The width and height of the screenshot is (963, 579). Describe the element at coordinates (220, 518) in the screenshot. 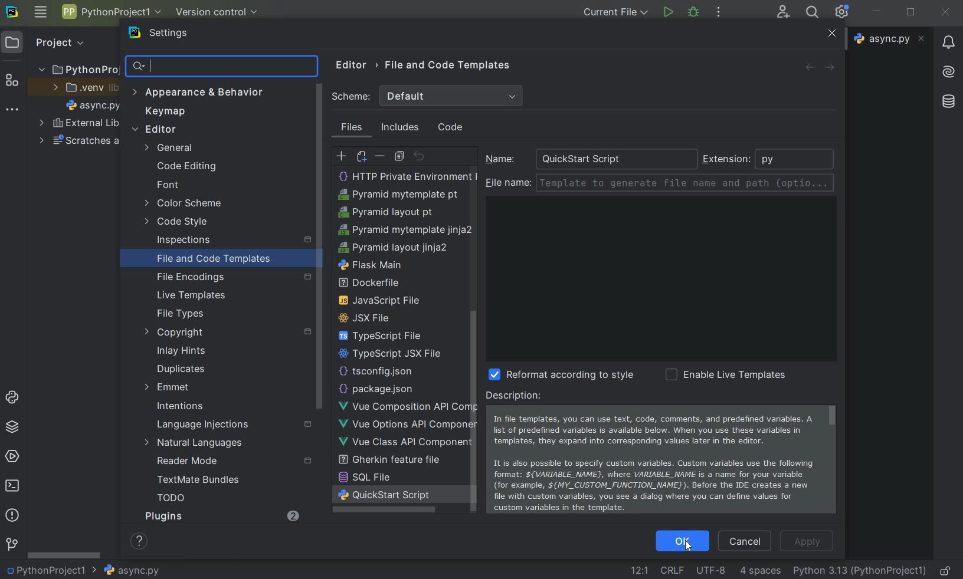

I see `Plugins` at that location.